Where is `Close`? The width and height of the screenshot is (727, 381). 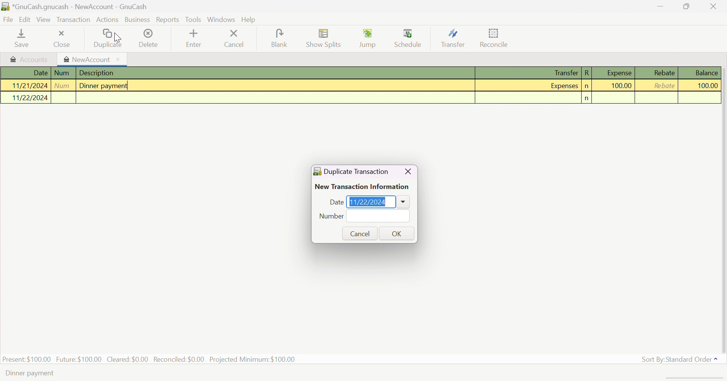
Close is located at coordinates (61, 40).